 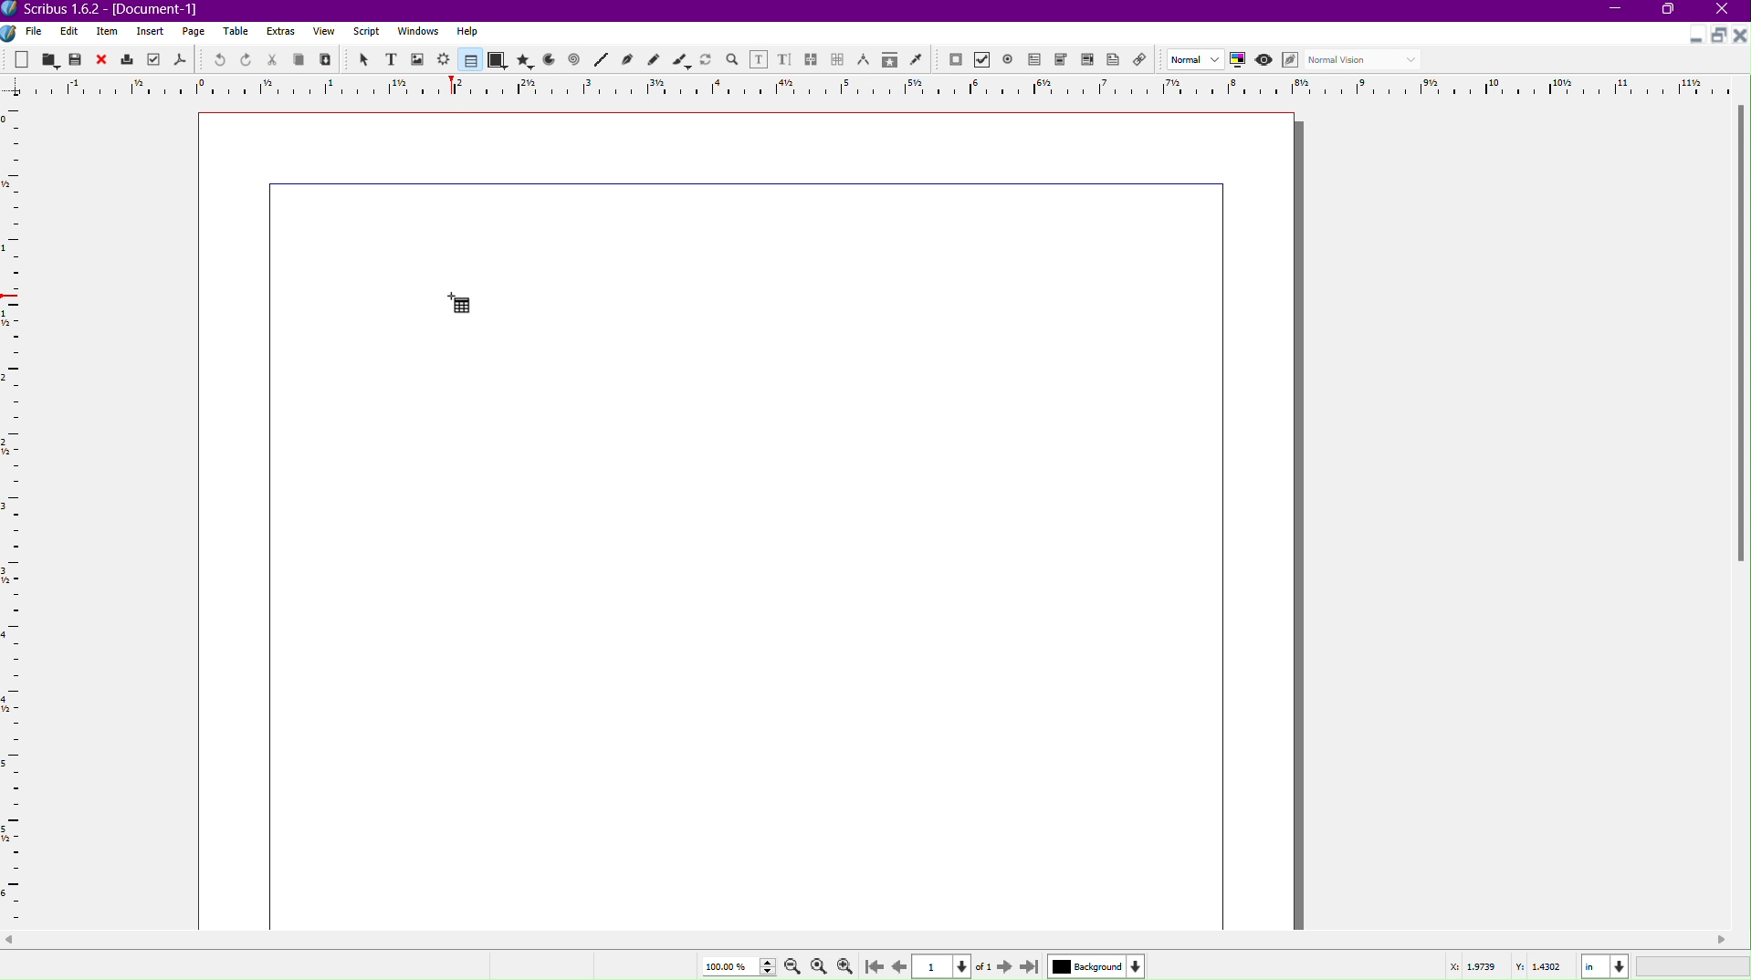 What do you see at coordinates (600, 60) in the screenshot?
I see `Line` at bounding box center [600, 60].